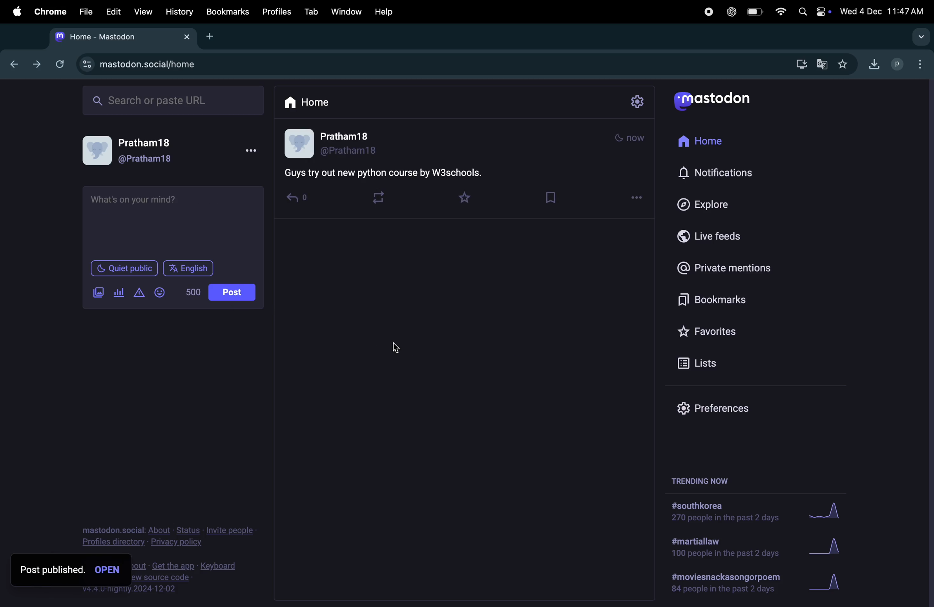  I want to click on refresh, so click(63, 65).